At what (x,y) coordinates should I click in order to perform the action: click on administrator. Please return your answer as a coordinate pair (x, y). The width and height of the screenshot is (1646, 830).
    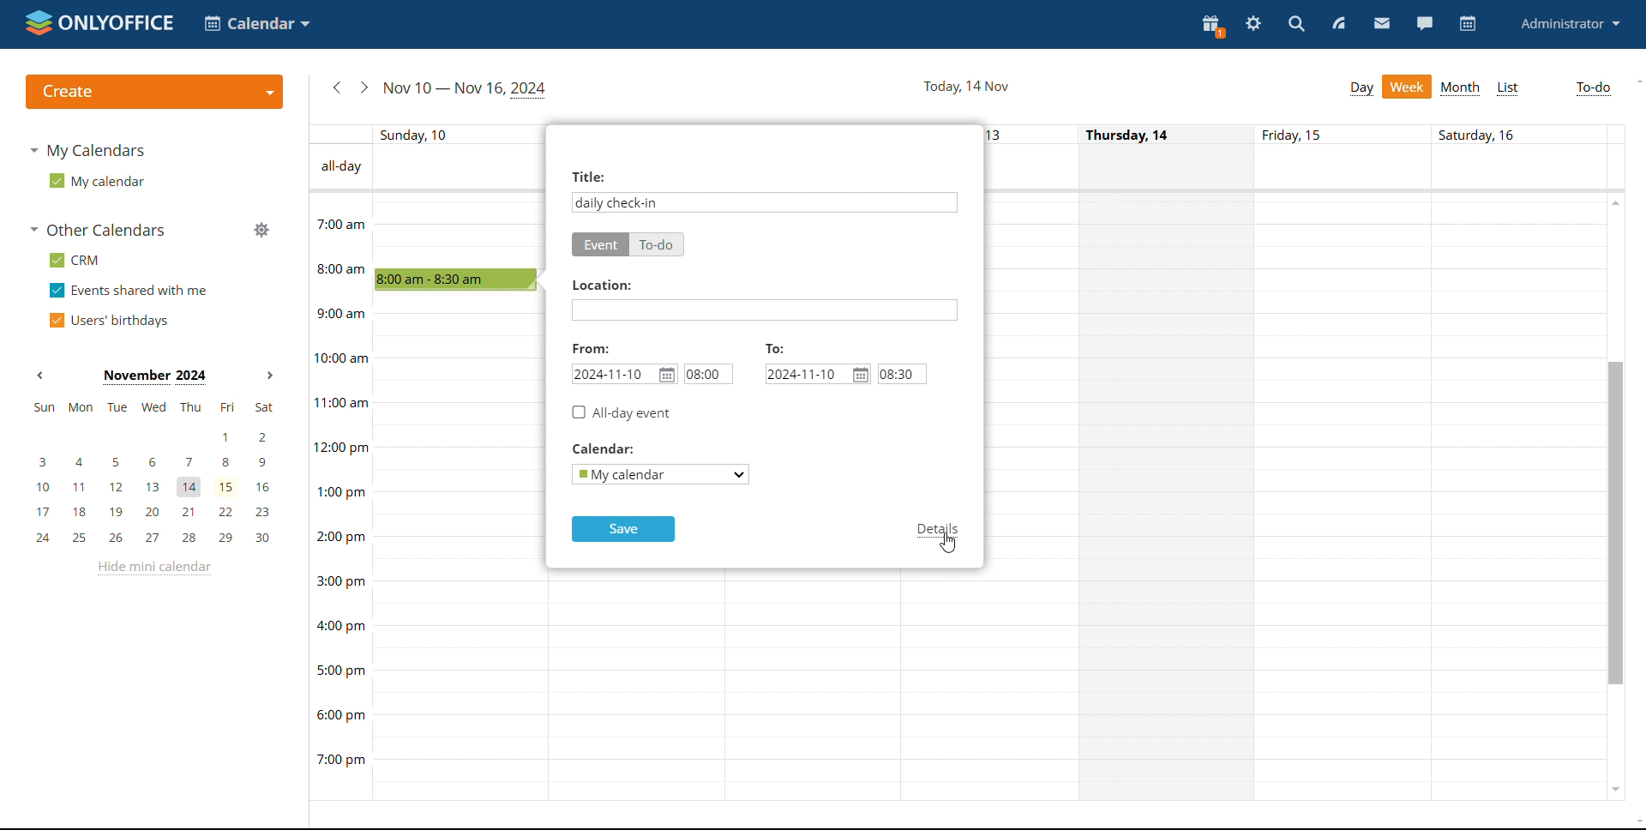
    Looking at the image, I should click on (1569, 22).